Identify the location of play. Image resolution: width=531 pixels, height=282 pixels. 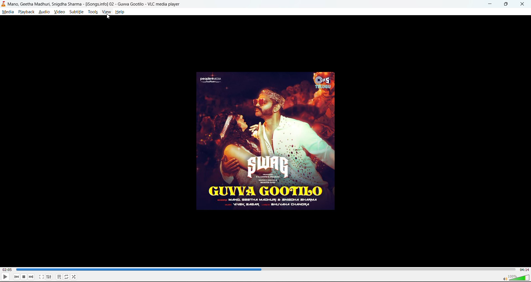
(5, 276).